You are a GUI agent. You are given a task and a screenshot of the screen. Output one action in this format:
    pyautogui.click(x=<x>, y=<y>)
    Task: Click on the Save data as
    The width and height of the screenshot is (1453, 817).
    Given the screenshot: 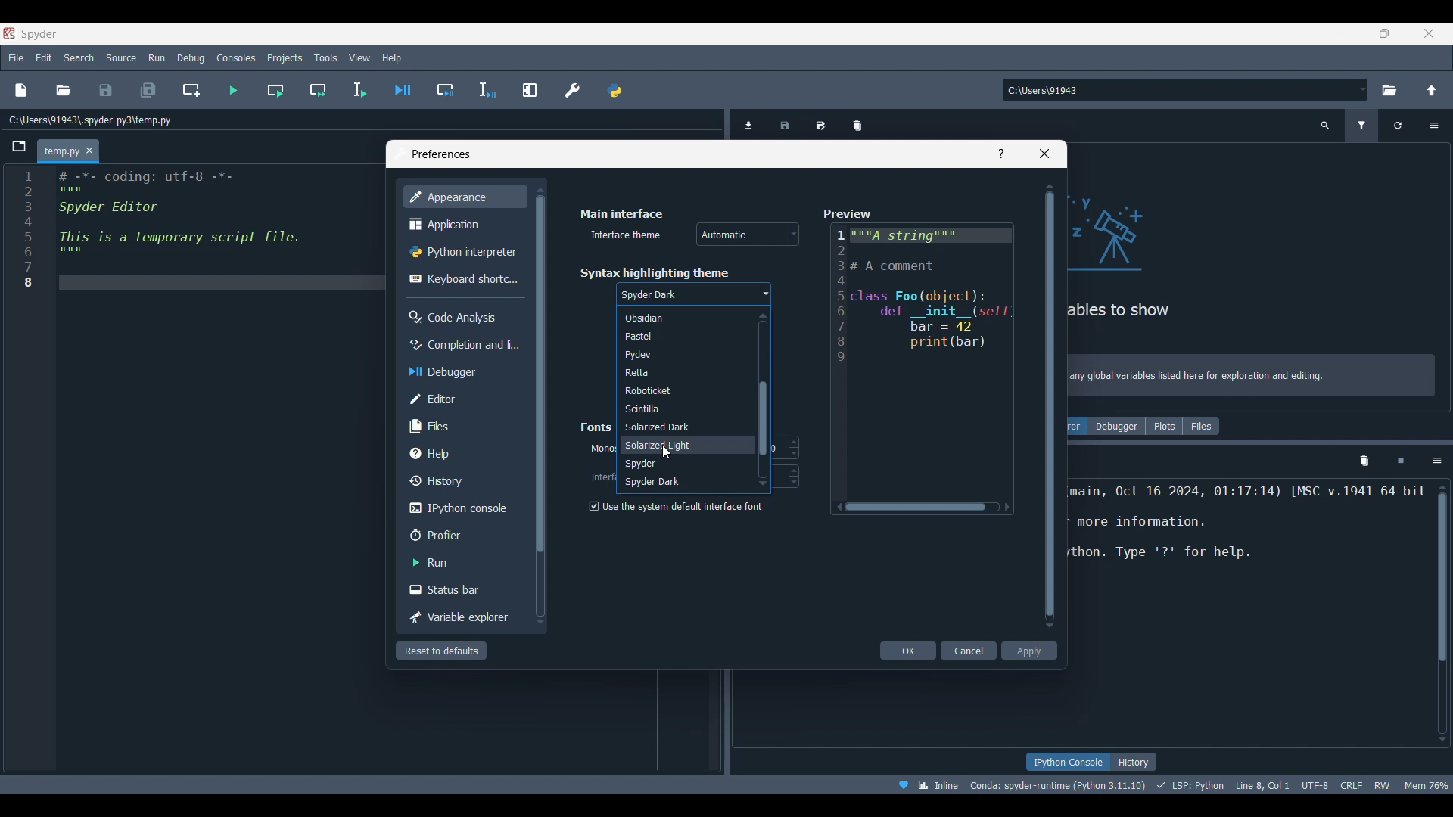 What is the action you would take?
    pyautogui.click(x=820, y=120)
    